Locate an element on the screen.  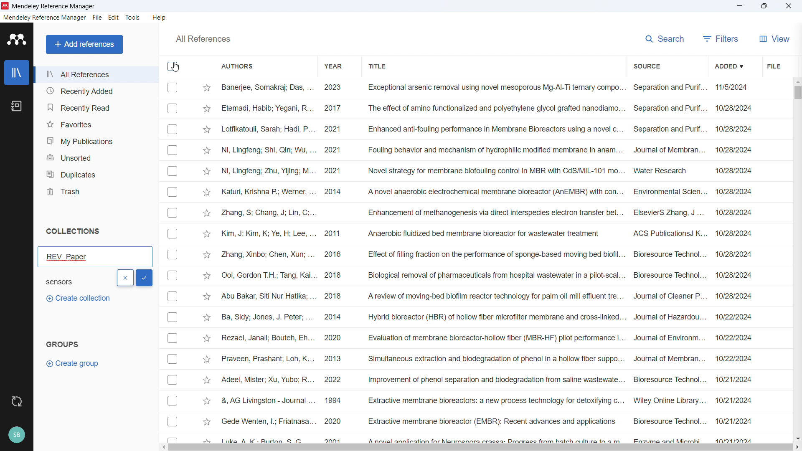
File is located at coordinates (774, 65).